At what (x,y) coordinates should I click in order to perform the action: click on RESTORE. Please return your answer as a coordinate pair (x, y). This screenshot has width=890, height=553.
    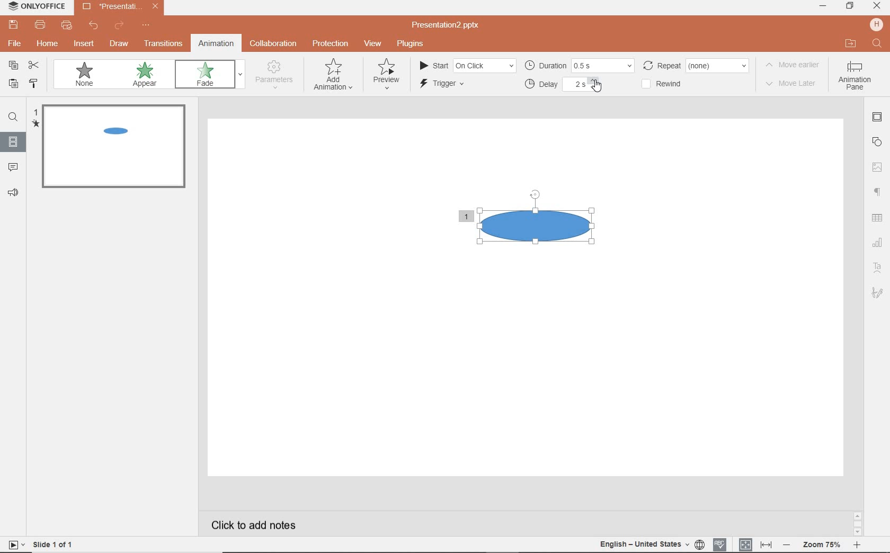
    Looking at the image, I should click on (850, 7).